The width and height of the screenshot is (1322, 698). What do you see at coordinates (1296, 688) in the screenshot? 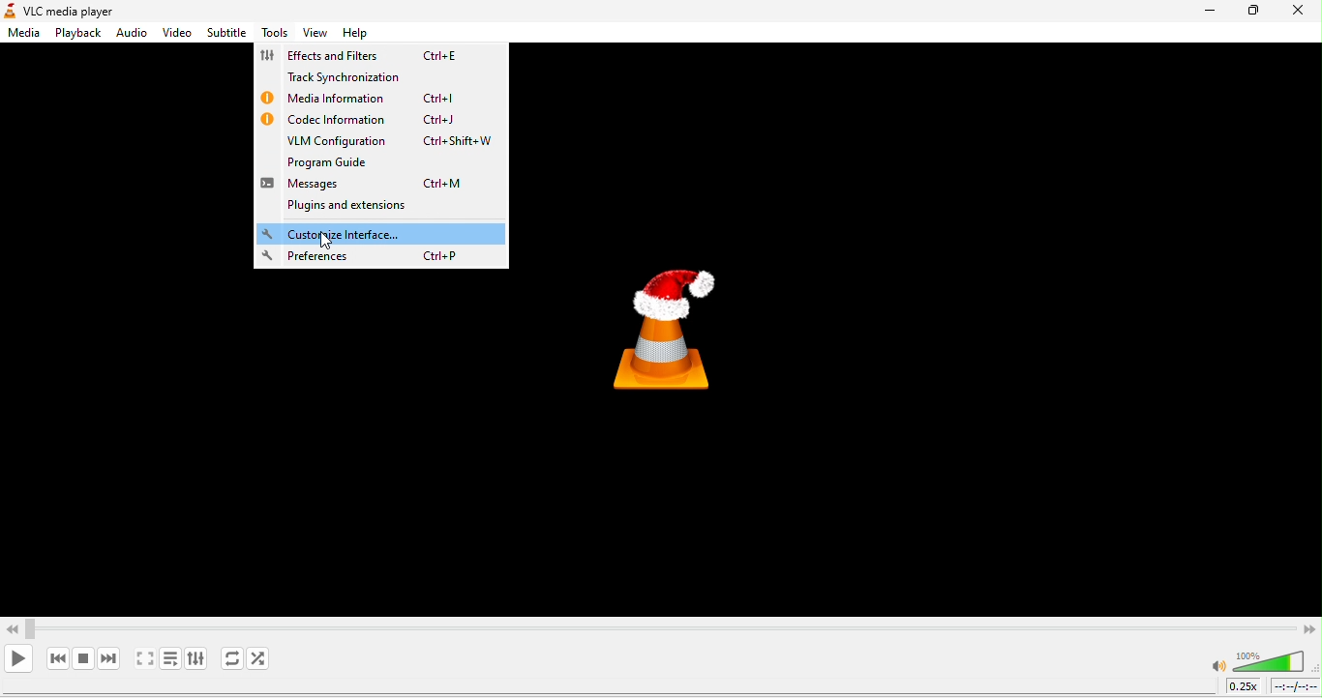
I see `timeline` at bounding box center [1296, 688].